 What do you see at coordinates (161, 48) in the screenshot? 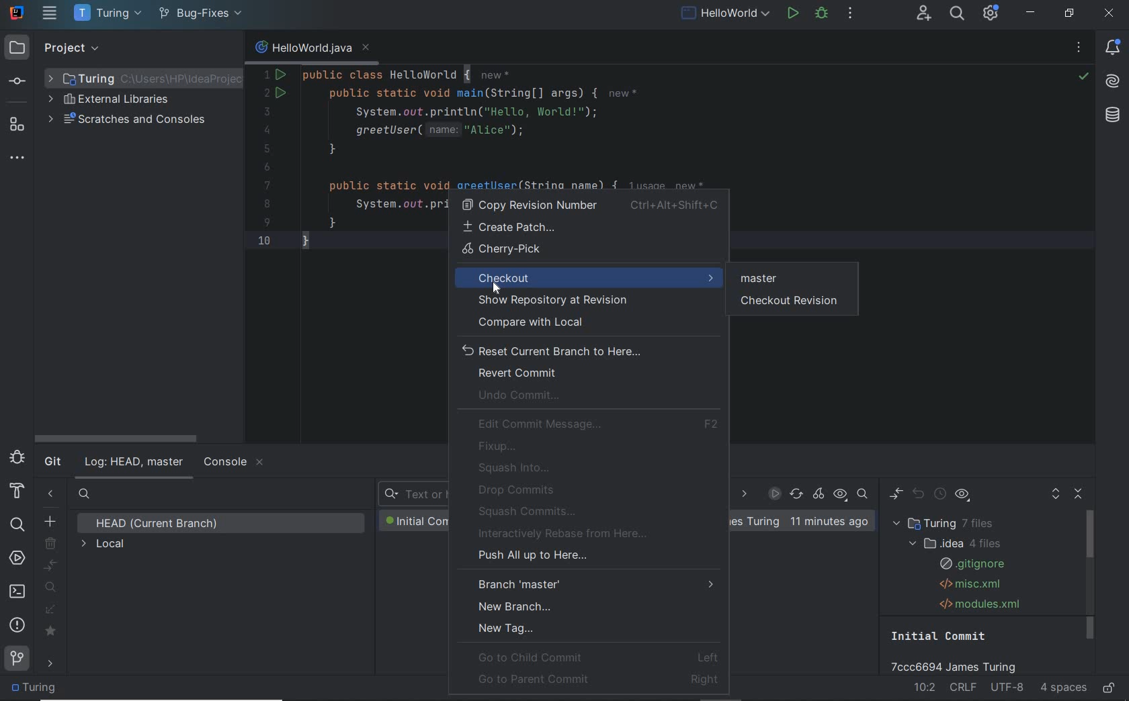
I see `expand` at bounding box center [161, 48].